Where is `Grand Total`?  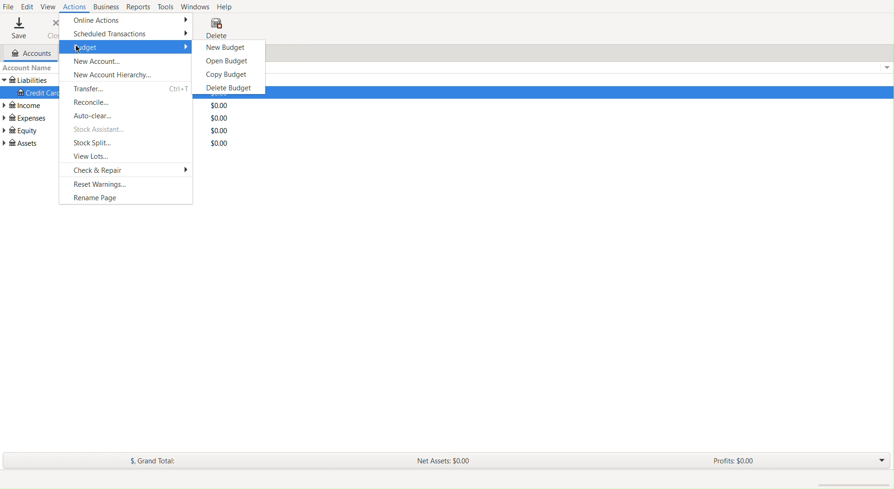
Grand Total is located at coordinates (157, 460).